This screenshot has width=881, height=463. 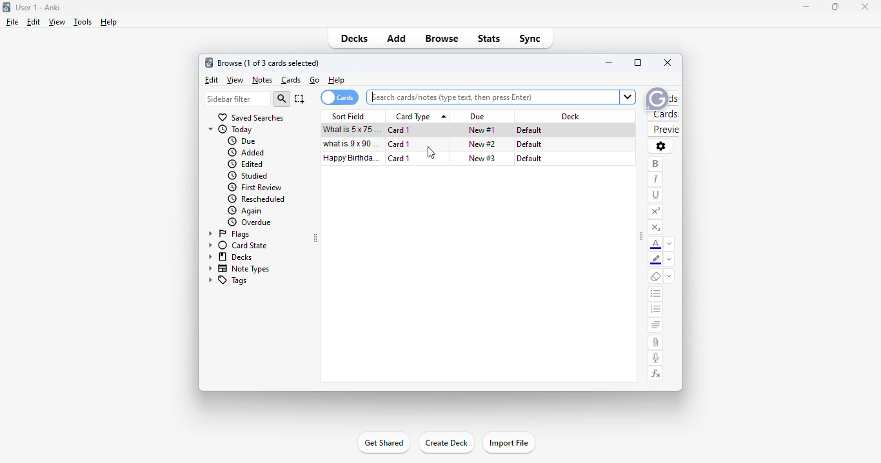 I want to click on toggle sidebar, so click(x=641, y=236).